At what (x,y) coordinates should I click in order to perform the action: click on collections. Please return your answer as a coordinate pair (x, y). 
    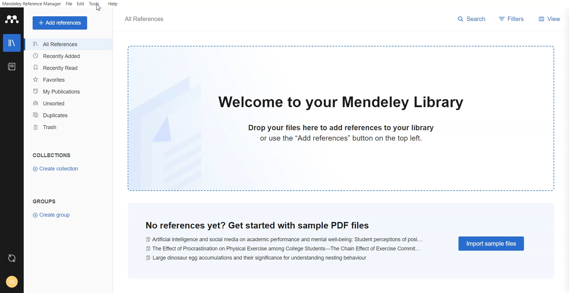
    Looking at the image, I should click on (52, 155).